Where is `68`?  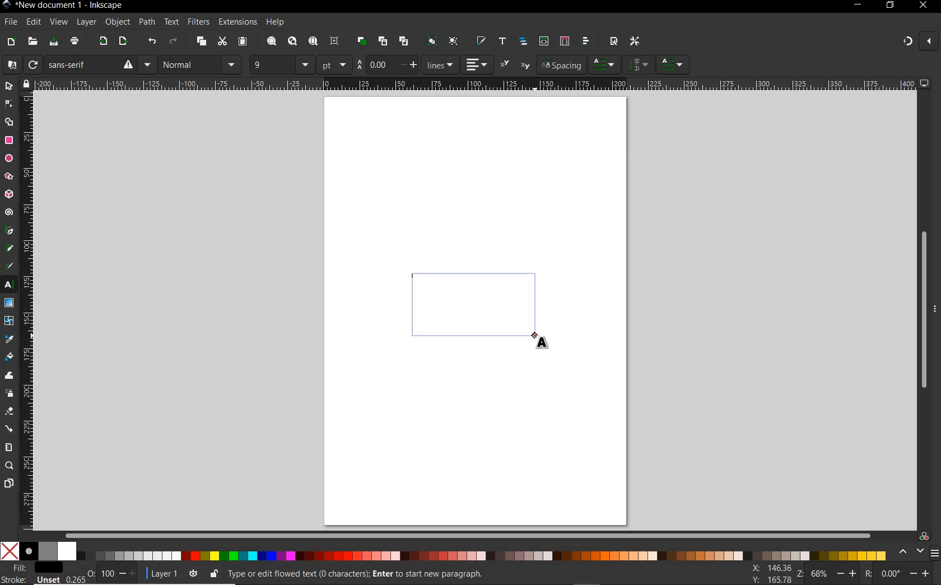
68 is located at coordinates (819, 573).